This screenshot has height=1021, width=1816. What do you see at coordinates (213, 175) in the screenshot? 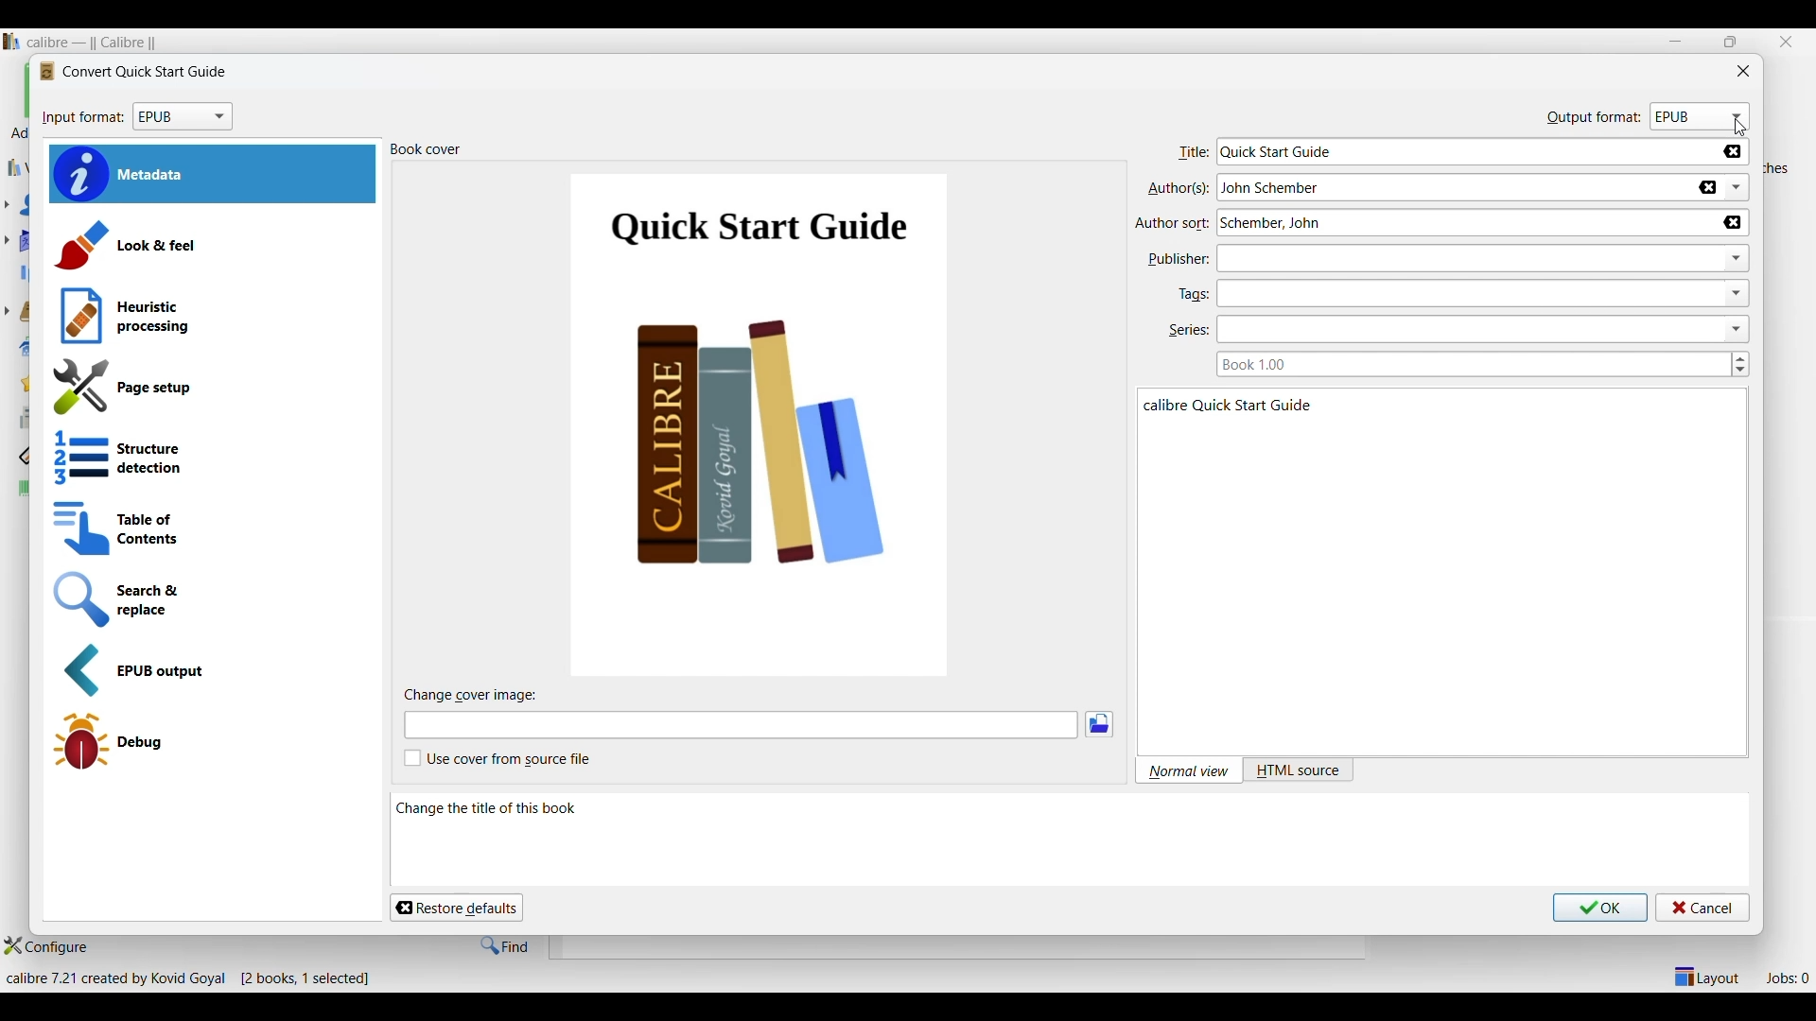
I see `Metadata` at bounding box center [213, 175].